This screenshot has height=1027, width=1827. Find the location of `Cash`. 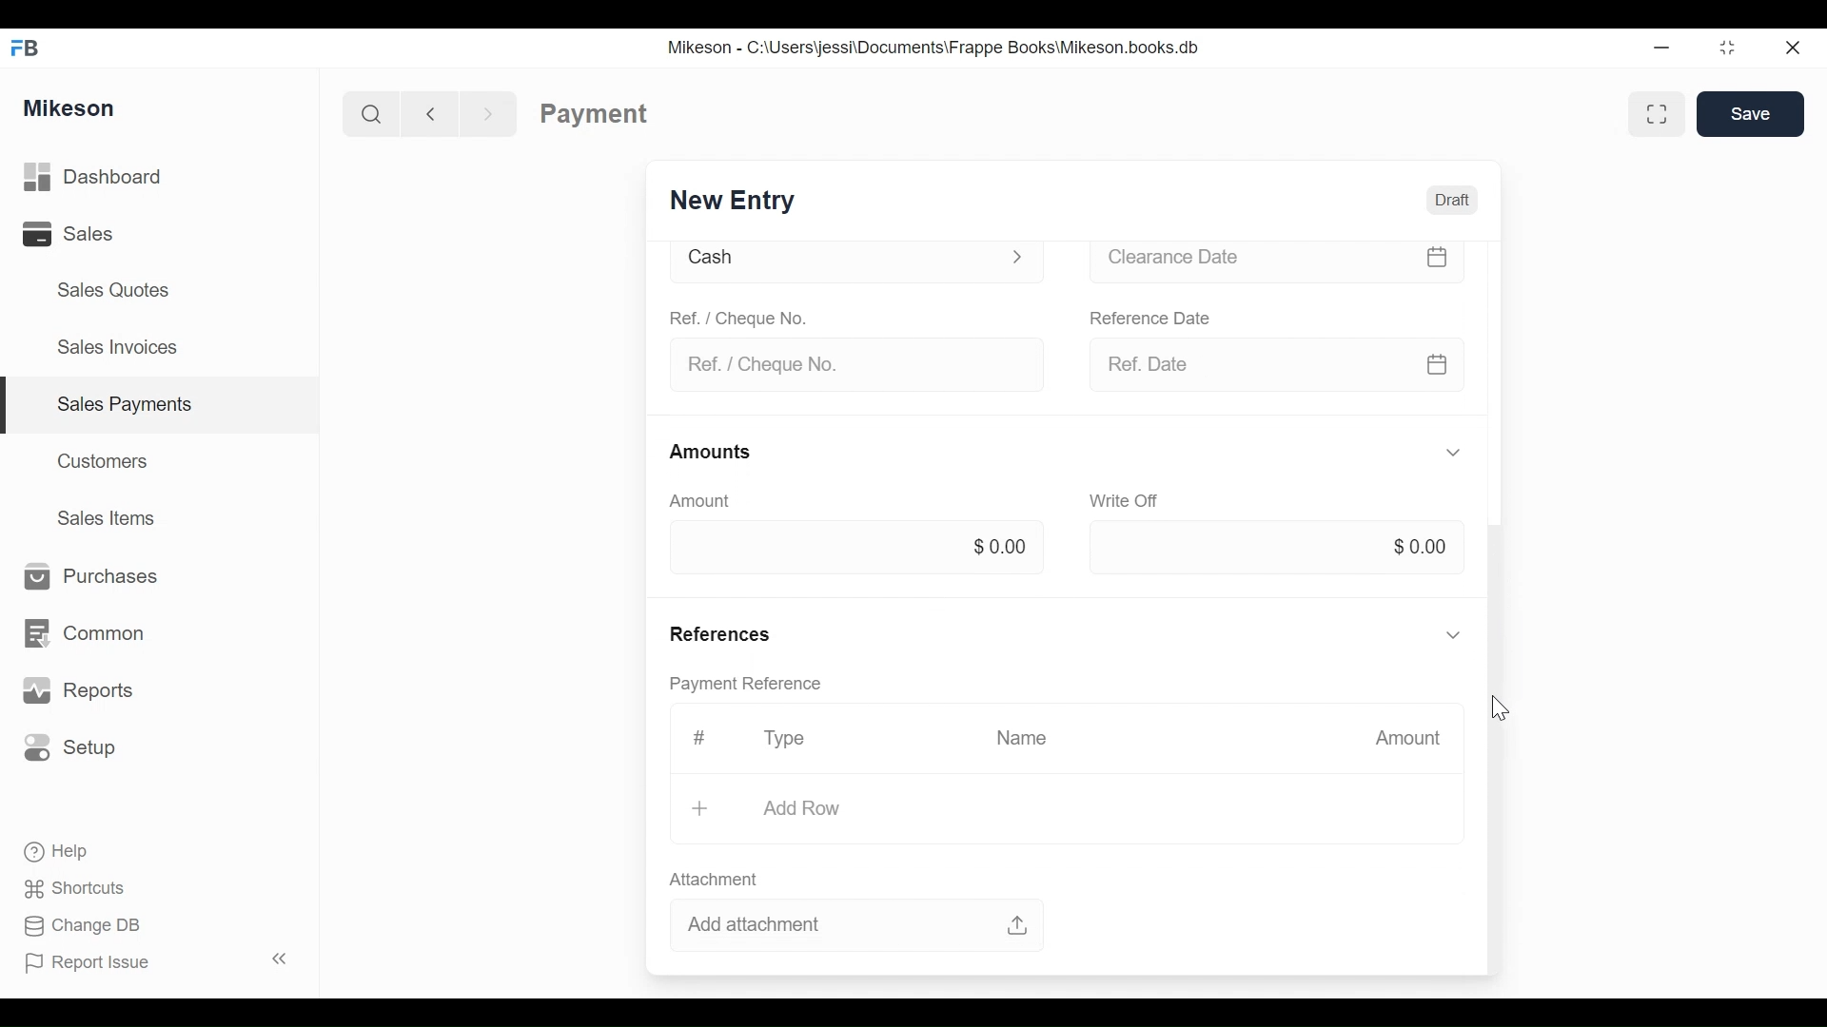

Cash is located at coordinates (848, 262).